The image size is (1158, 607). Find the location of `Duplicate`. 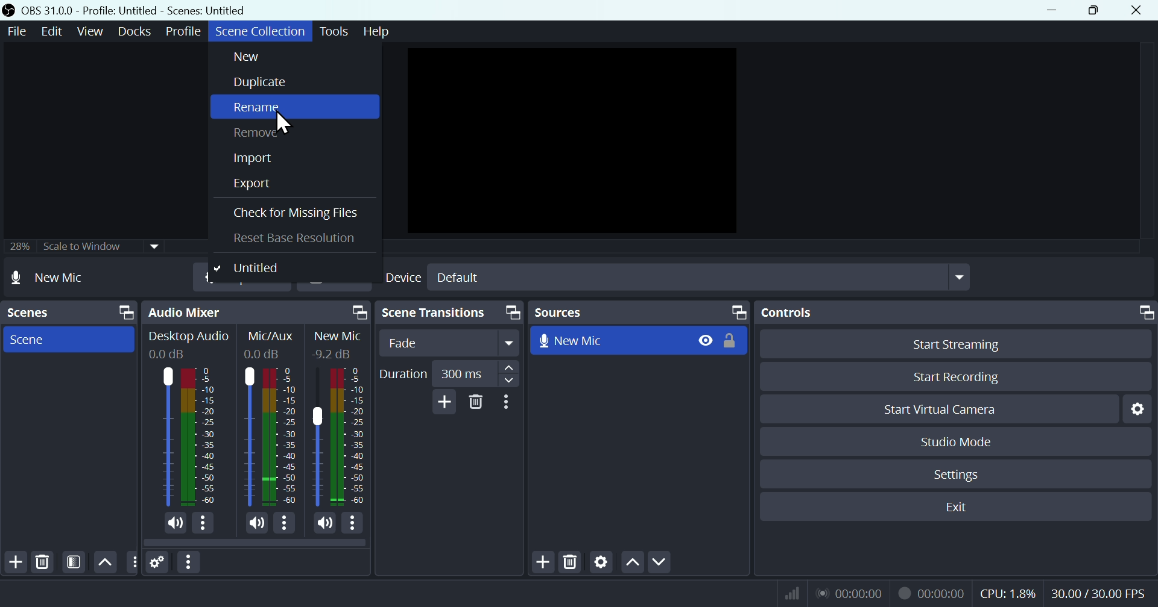

Duplicate is located at coordinates (261, 84).